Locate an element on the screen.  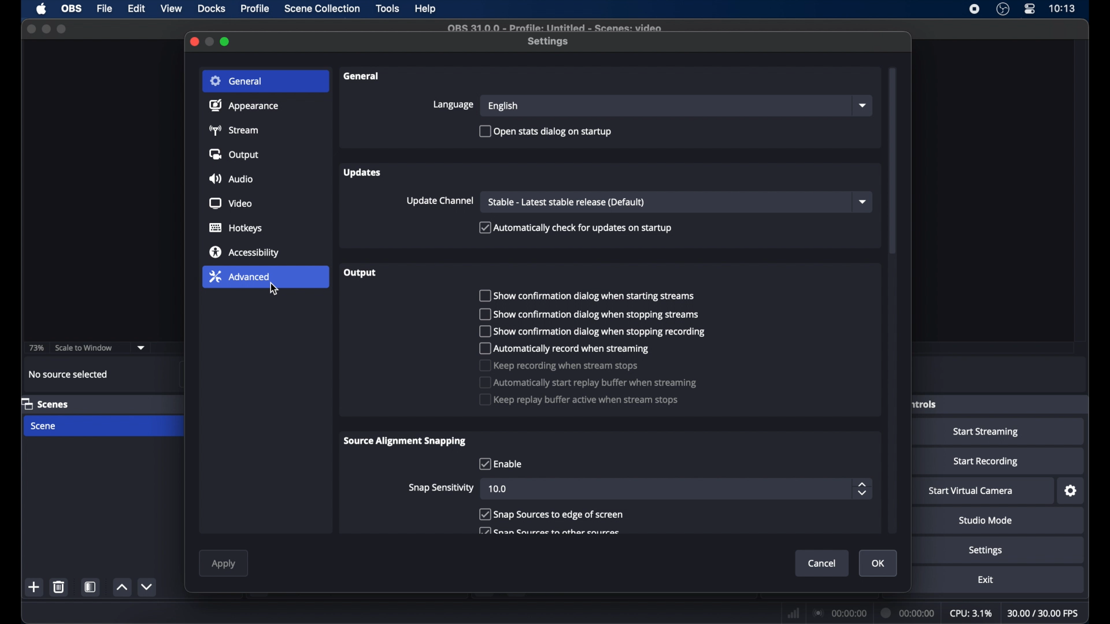
minimize is located at coordinates (210, 41).